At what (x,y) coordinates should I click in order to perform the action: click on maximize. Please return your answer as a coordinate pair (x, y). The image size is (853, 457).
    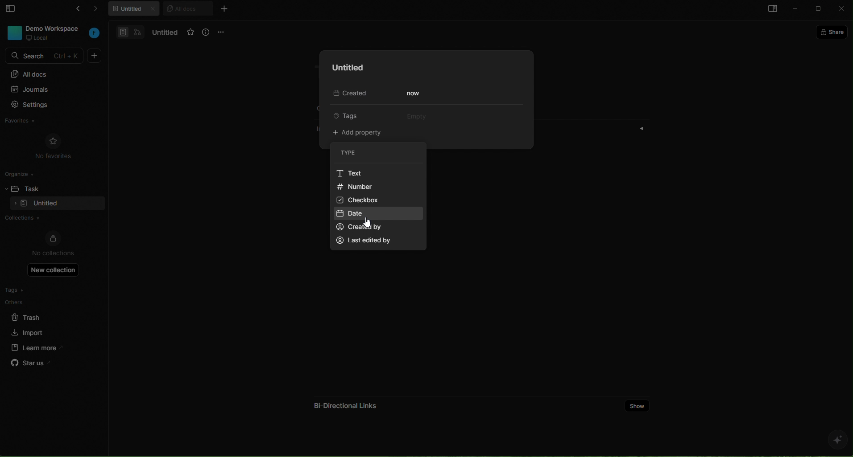
    Looking at the image, I should click on (820, 9).